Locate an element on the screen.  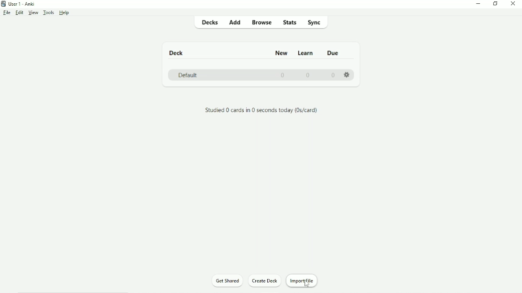
0 is located at coordinates (334, 75).